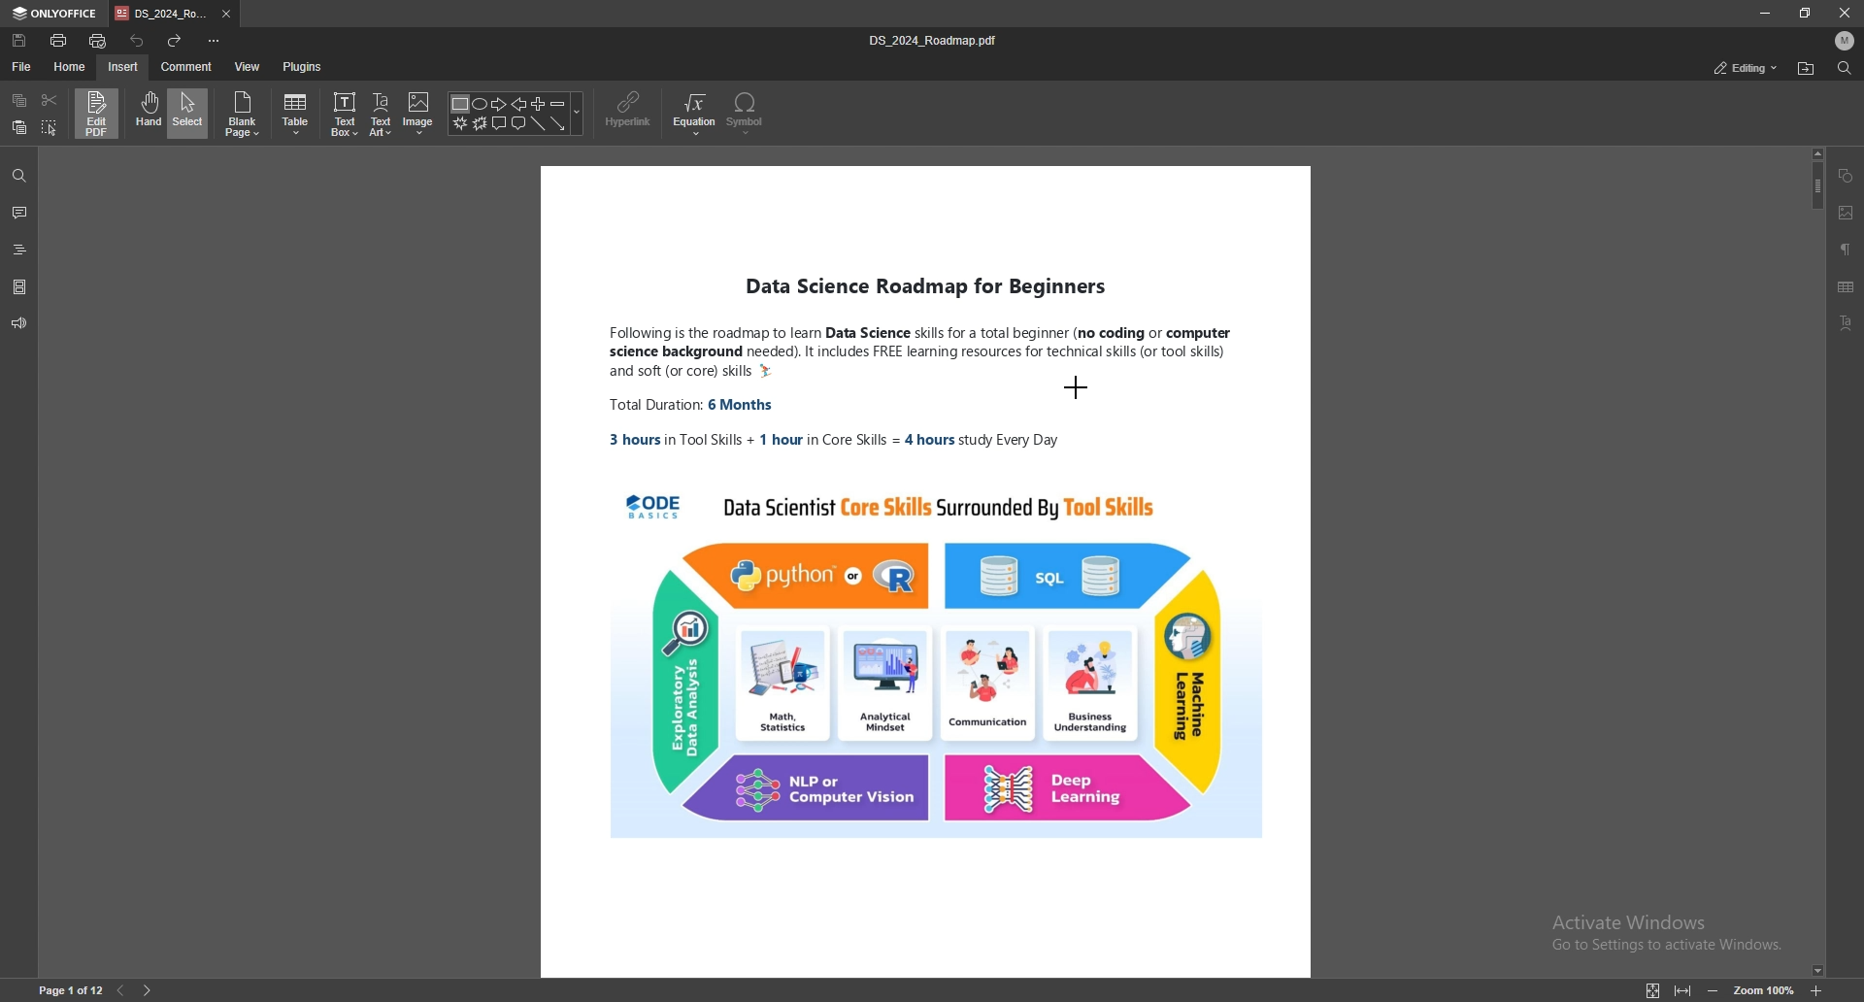  Describe the element at coordinates (122, 68) in the screenshot. I see `insert` at that location.